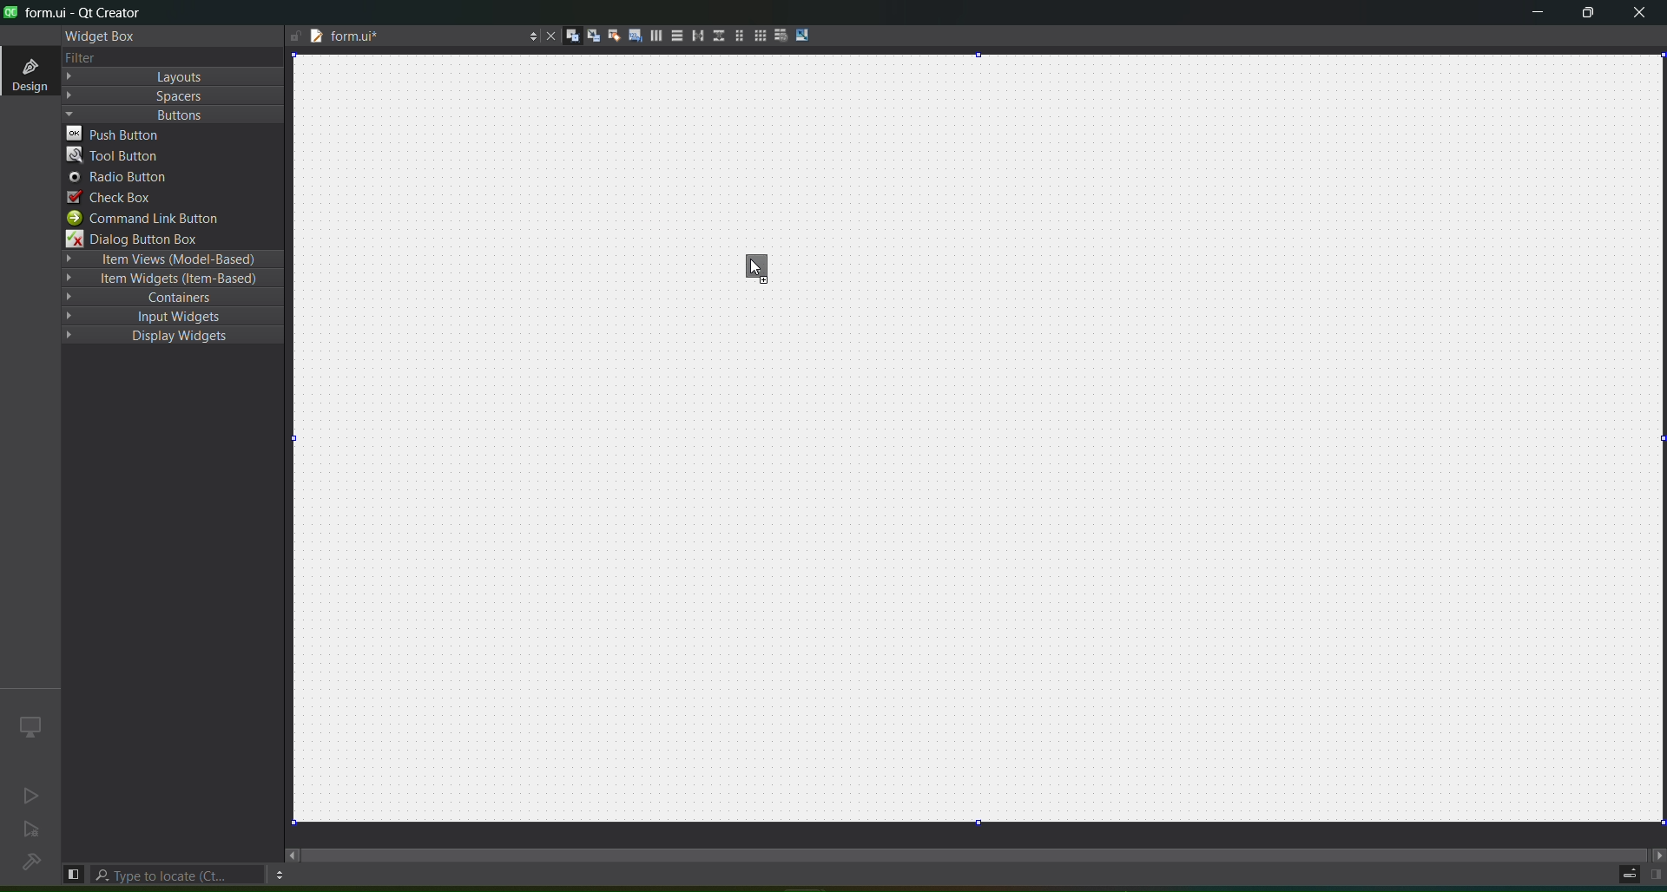  Describe the element at coordinates (175, 134) in the screenshot. I see `push button` at that location.